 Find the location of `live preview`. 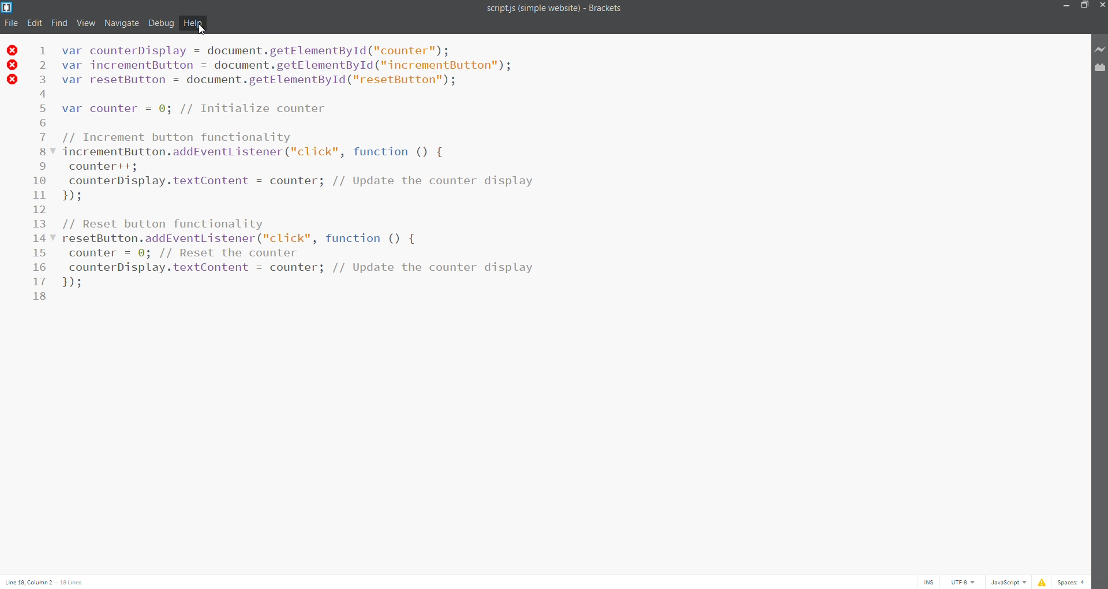

live preview is located at coordinates (1098, 49).